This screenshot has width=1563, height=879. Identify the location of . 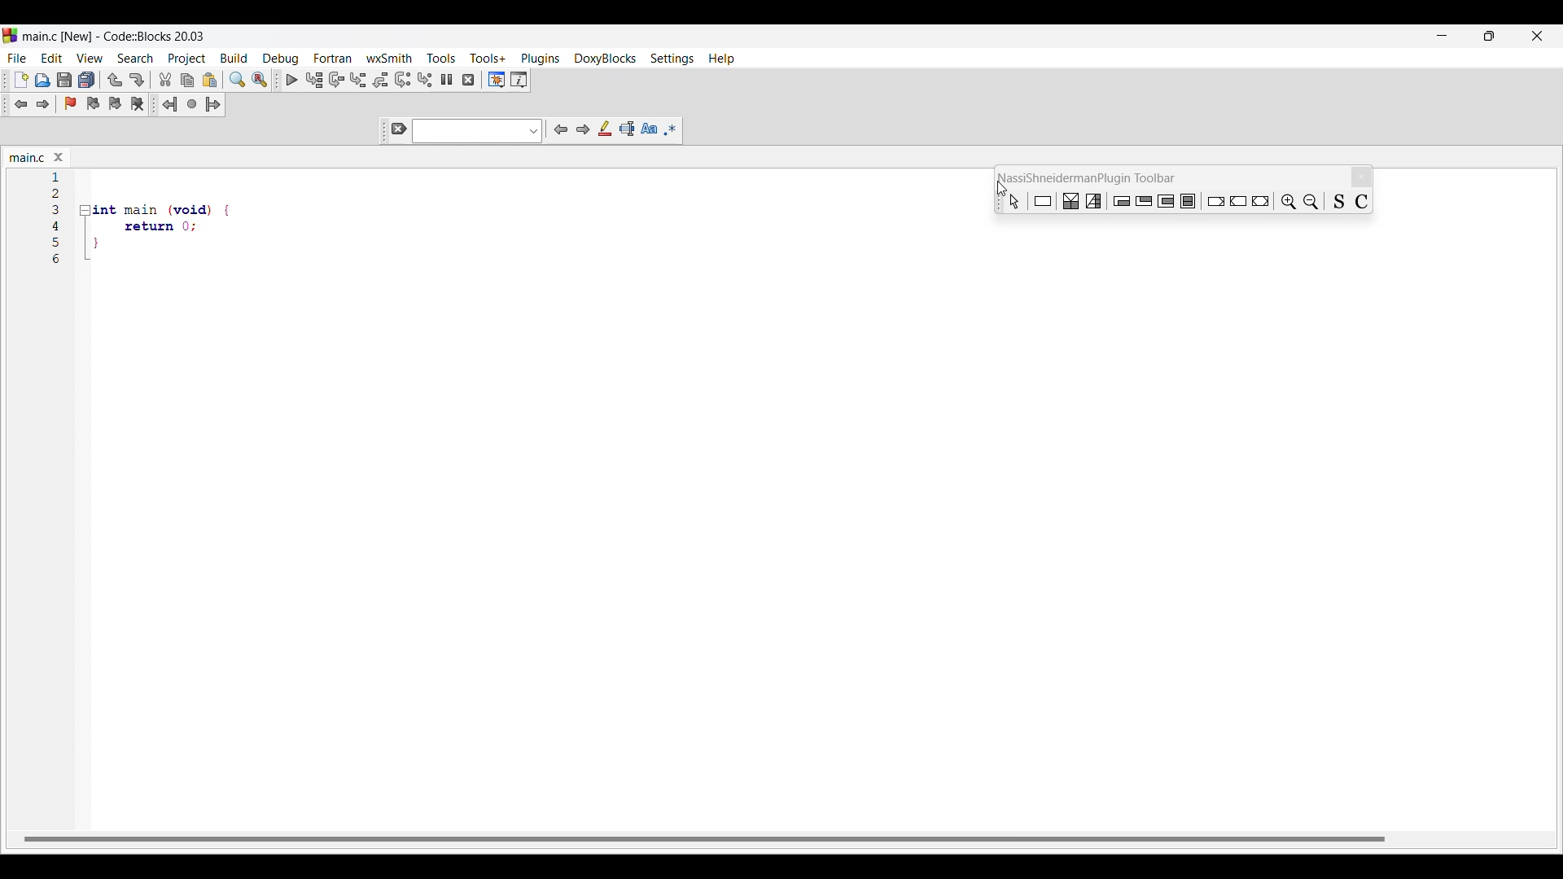
(1123, 200).